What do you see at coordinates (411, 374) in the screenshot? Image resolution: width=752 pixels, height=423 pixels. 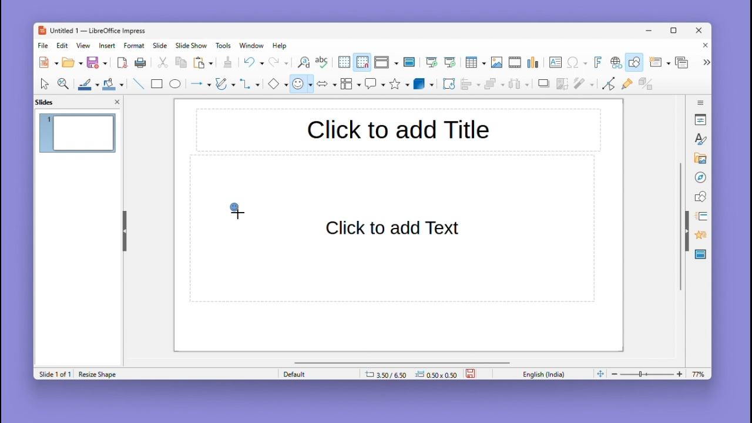 I see `dimensions` at bounding box center [411, 374].